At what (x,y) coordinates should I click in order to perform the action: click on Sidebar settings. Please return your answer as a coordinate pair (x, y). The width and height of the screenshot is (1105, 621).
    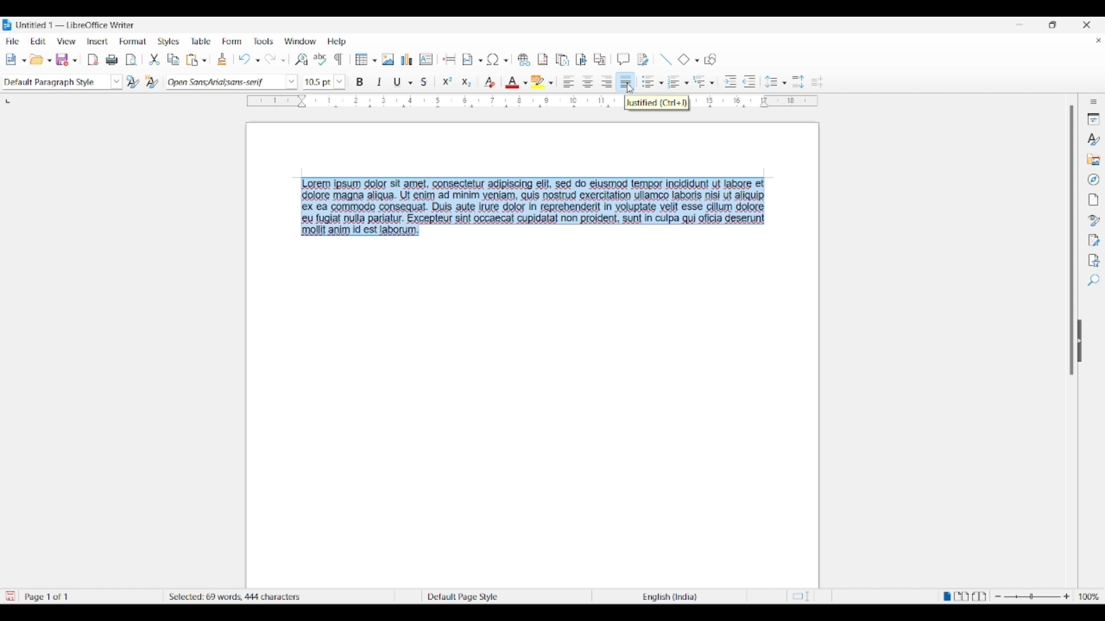
    Looking at the image, I should click on (1093, 102).